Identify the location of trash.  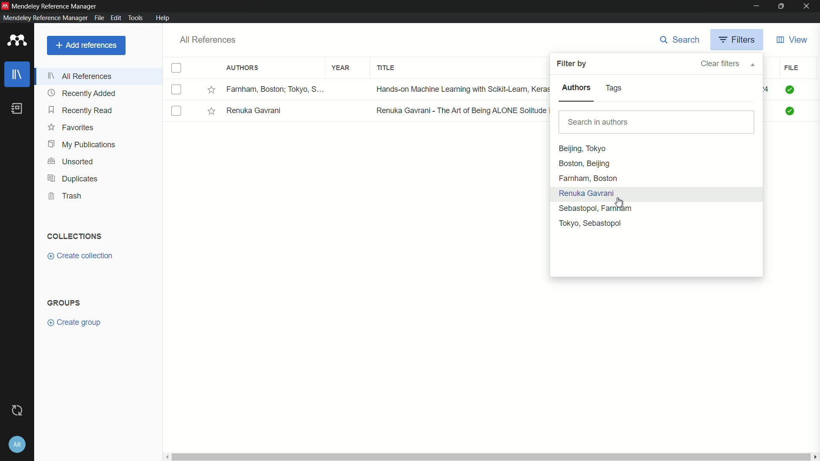
(66, 196).